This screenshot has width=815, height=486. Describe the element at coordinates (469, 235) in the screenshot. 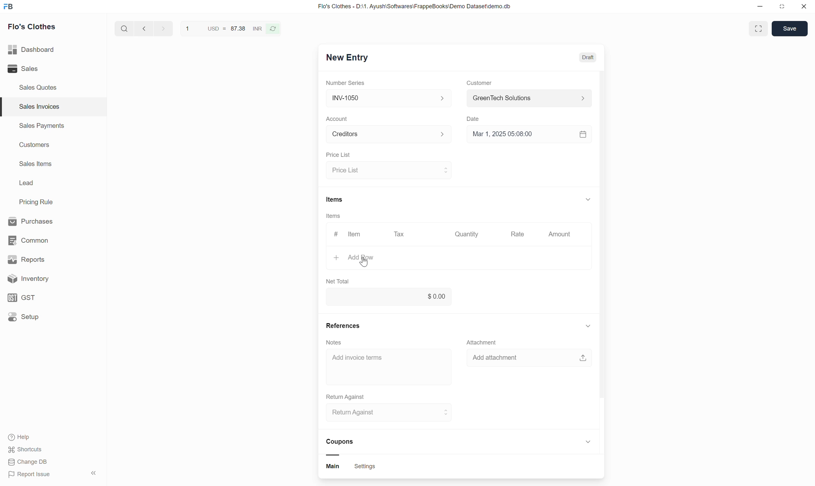

I see `Quantity` at that location.